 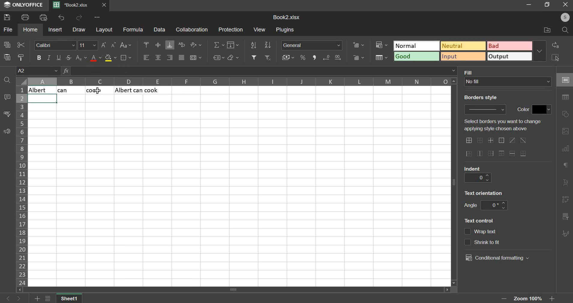 What do you see at coordinates (542, 110) in the screenshot?
I see `border color` at bounding box center [542, 110].